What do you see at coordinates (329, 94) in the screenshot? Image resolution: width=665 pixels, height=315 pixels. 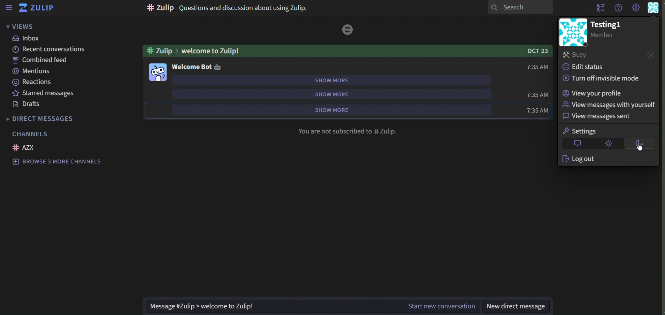 I see `show more` at bounding box center [329, 94].